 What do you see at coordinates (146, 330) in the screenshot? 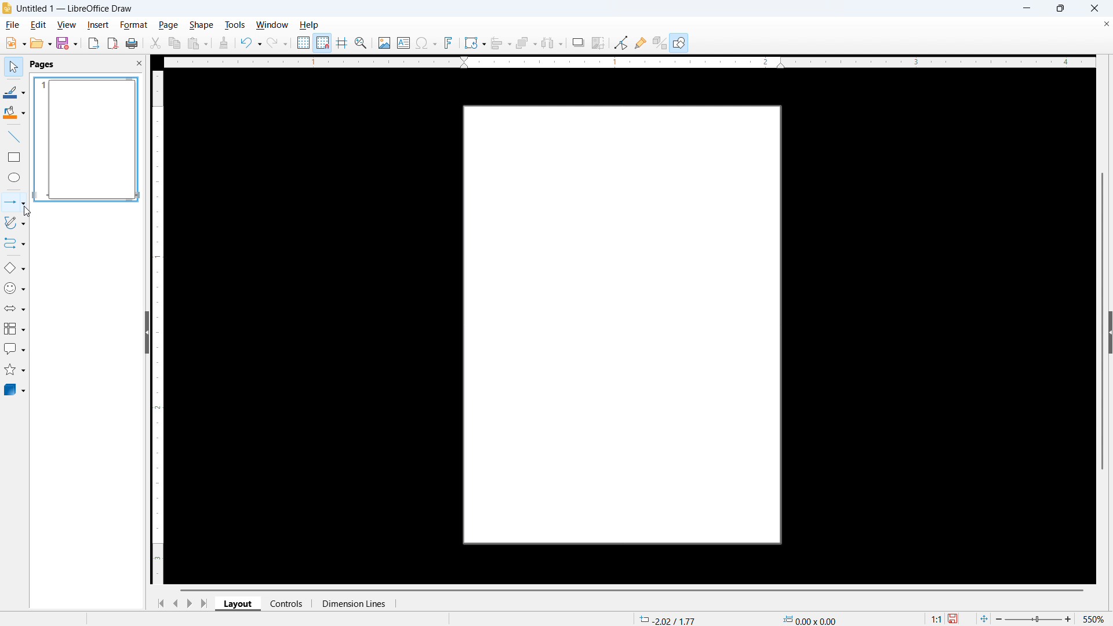
I see `Hide panel ` at bounding box center [146, 330].